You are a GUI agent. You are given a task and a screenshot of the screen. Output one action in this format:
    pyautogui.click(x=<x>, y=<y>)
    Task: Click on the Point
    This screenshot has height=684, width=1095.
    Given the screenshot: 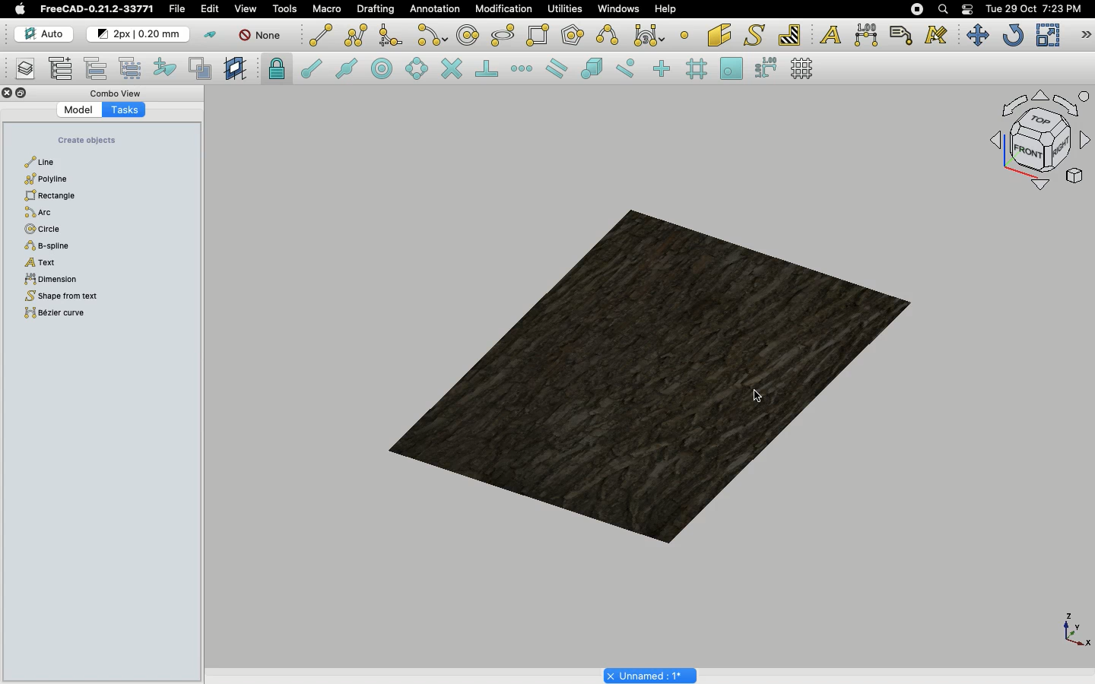 What is the action you would take?
    pyautogui.click(x=687, y=34)
    